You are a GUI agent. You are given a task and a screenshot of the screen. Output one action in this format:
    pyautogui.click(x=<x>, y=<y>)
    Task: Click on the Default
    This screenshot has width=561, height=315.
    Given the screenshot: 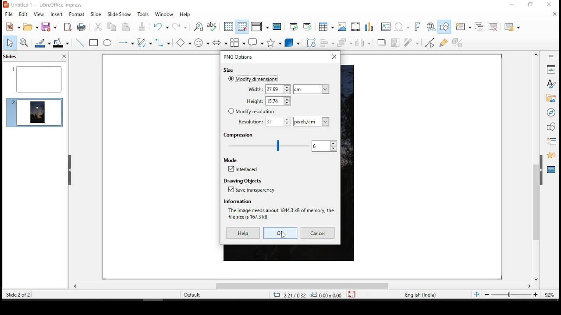 What is the action you would take?
    pyautogui.click(x=192, y=294)
    